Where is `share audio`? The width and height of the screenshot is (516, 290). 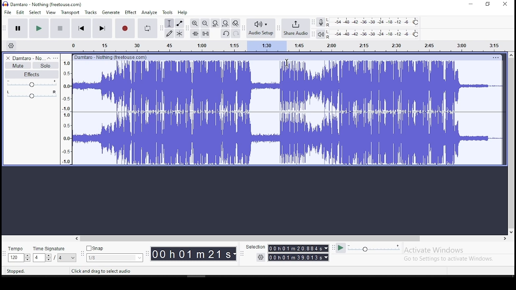 share audio is located at coordinates (296, 29).